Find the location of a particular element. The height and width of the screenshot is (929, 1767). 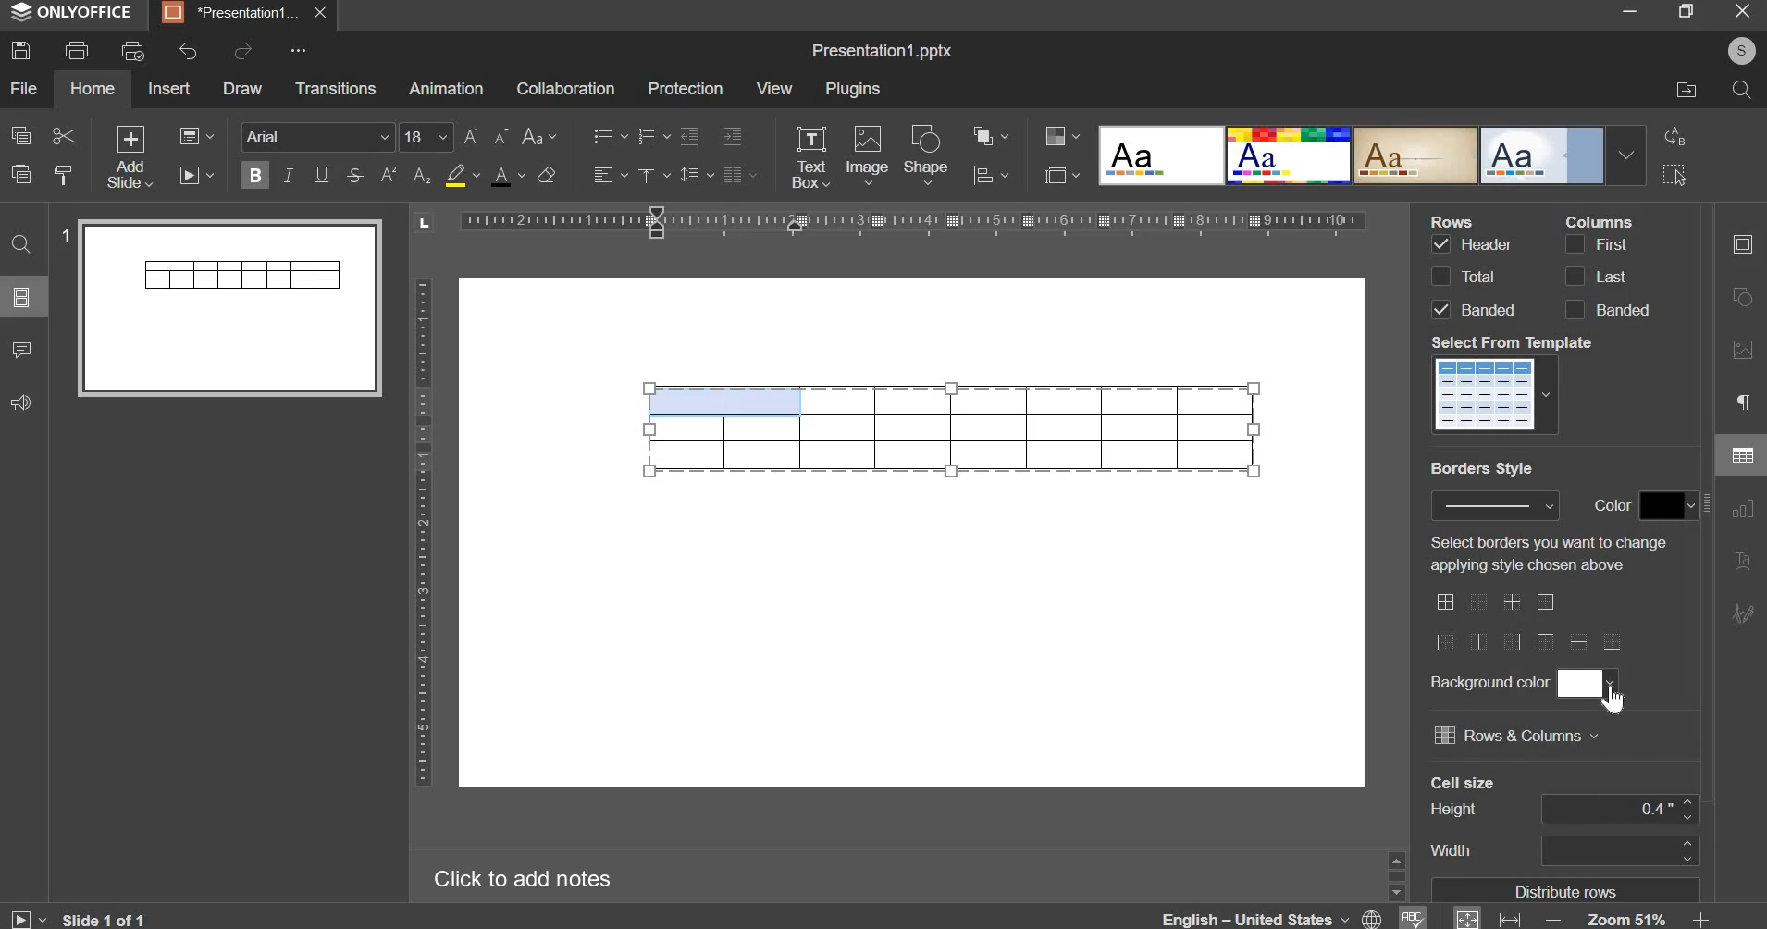

horizontal scale is located at coordinates (911, 220).